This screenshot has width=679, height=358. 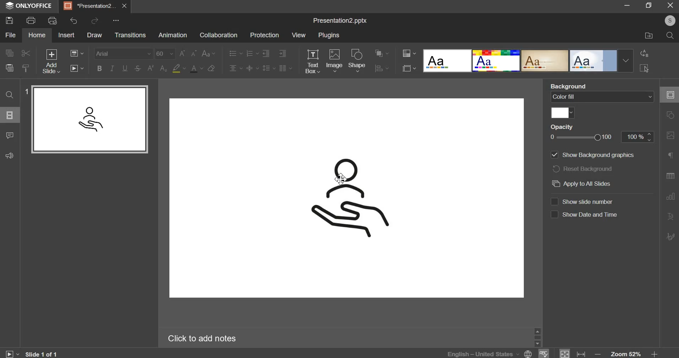 What do you see at coordinates (586, 207) in the screenshot?
I see `number & date` at bounding box center [586, 207].